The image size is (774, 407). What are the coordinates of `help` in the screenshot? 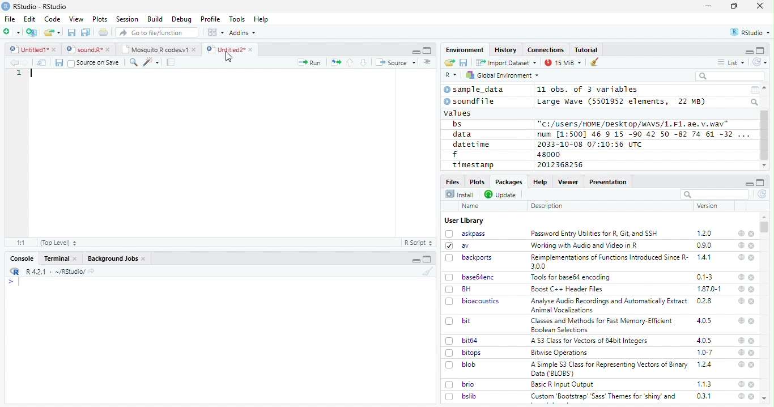 It's located at (741, 277).